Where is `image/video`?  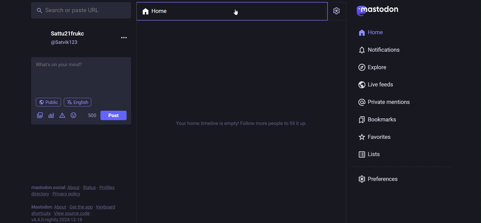
image/video is located at coordinates (40, 115).